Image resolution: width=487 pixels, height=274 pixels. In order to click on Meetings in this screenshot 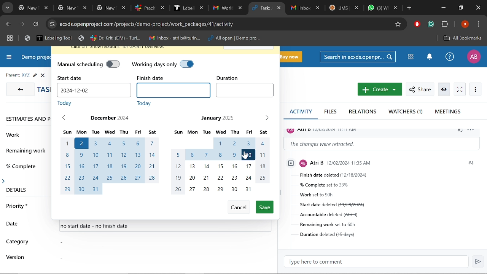, I will do `click(449, 113)`.